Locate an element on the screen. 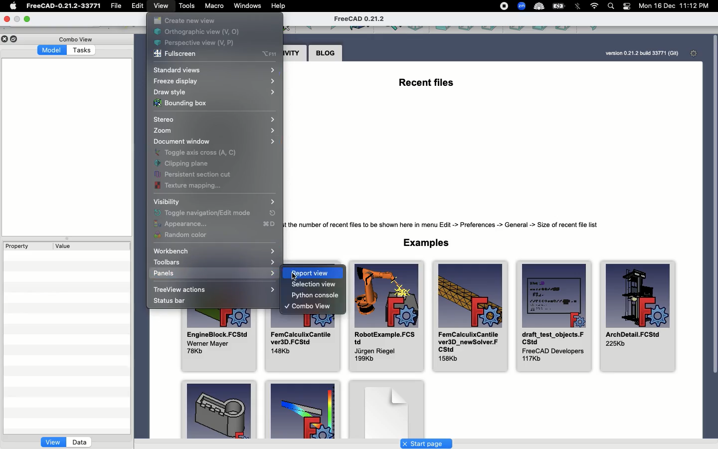 The width and height of the screenshot is (718, 449). cursor is located at coordinates (293, 275).